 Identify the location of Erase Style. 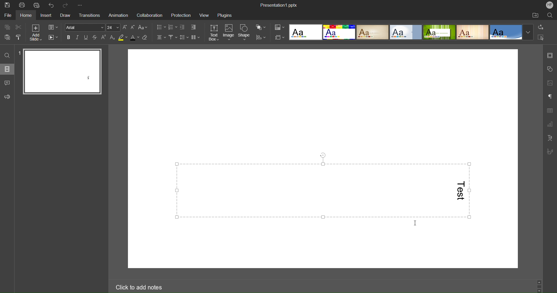
(146, 37).